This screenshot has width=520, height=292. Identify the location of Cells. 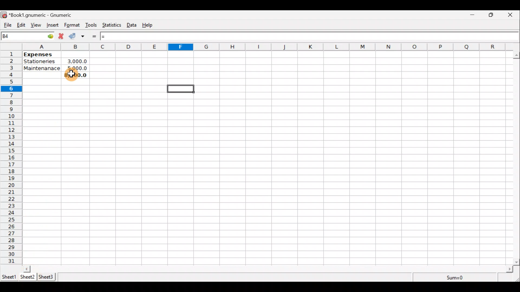
(354, 157).